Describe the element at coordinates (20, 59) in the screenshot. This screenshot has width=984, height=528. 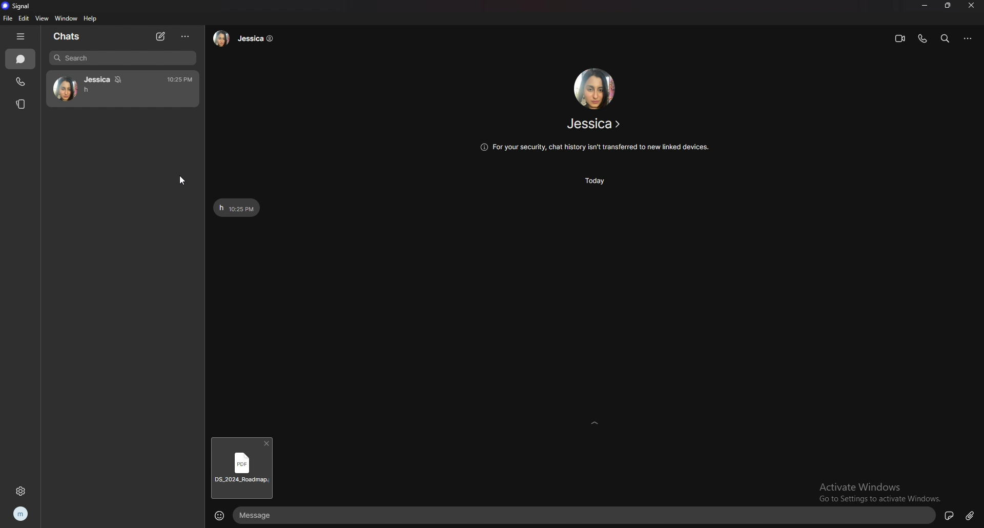
I see `chats` at that location.